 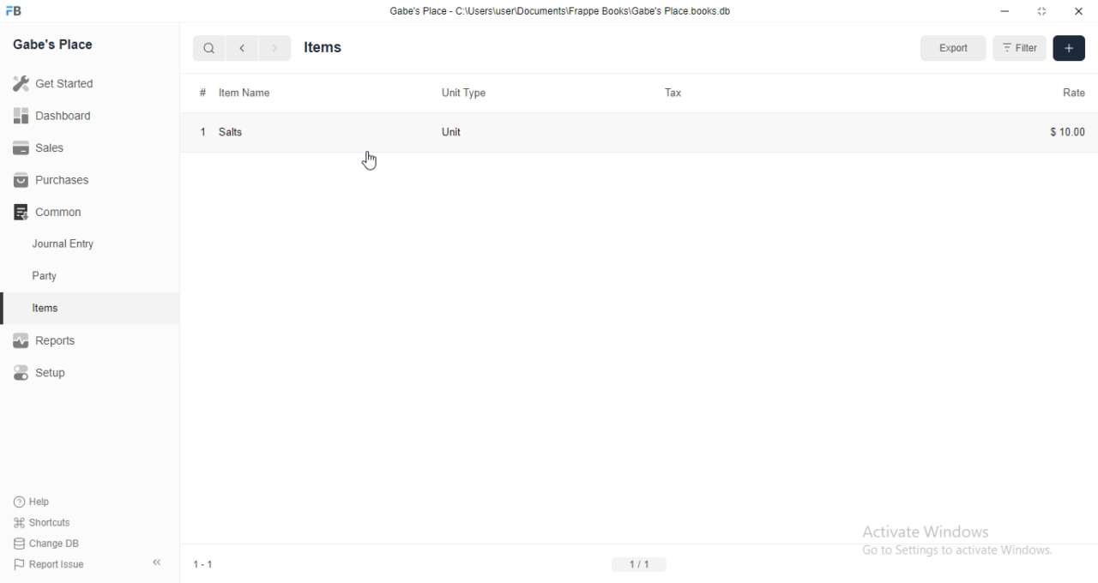 I want to click on 1, so click(x=202, y=131).